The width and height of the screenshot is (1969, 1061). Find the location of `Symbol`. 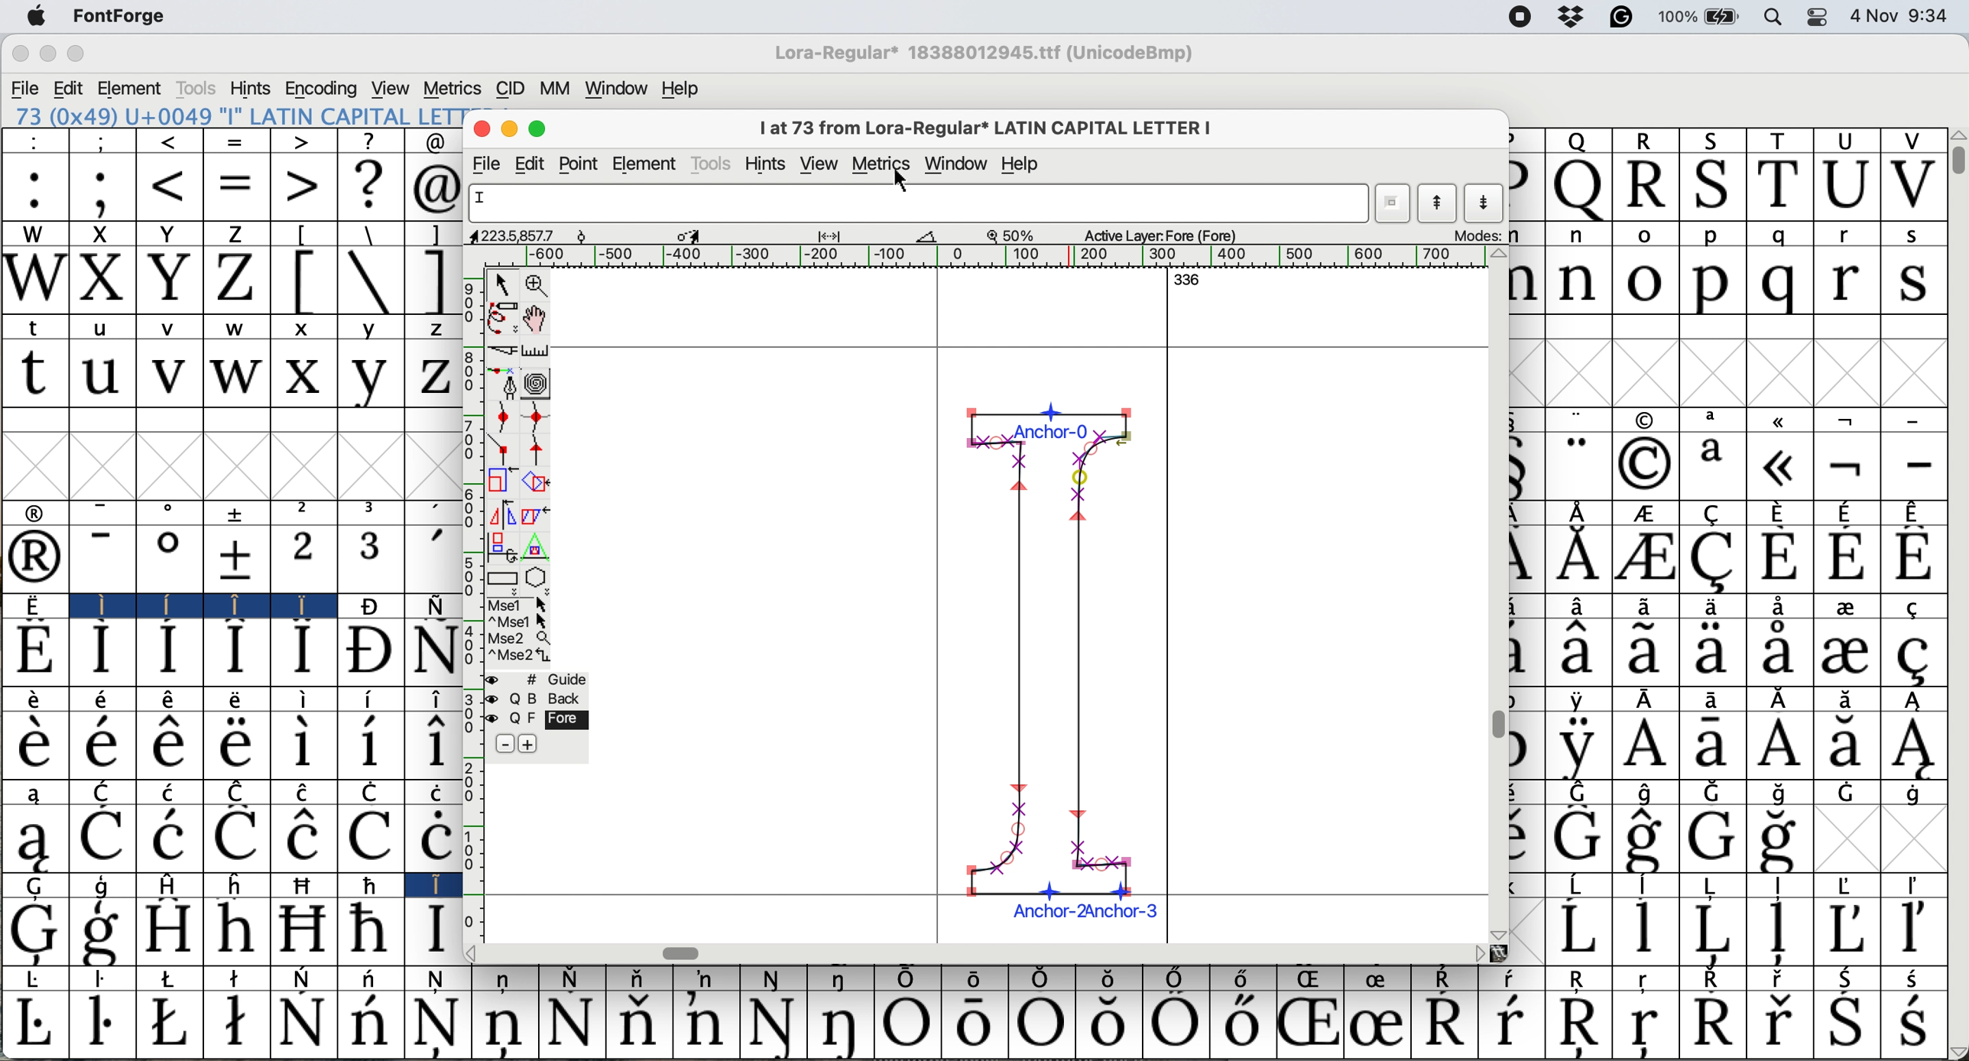

Symbol is located at coordinates (840, 981).